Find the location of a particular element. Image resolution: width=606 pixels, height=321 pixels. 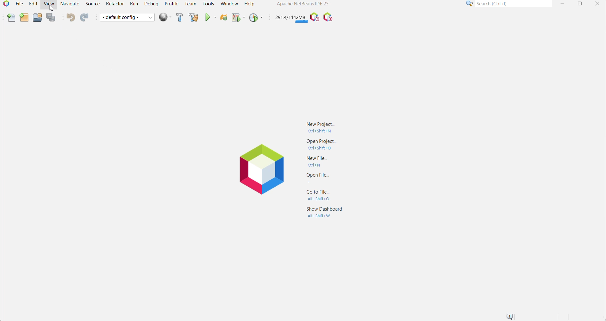

Clean and Build Main Project is located at coordinates (193, 18).